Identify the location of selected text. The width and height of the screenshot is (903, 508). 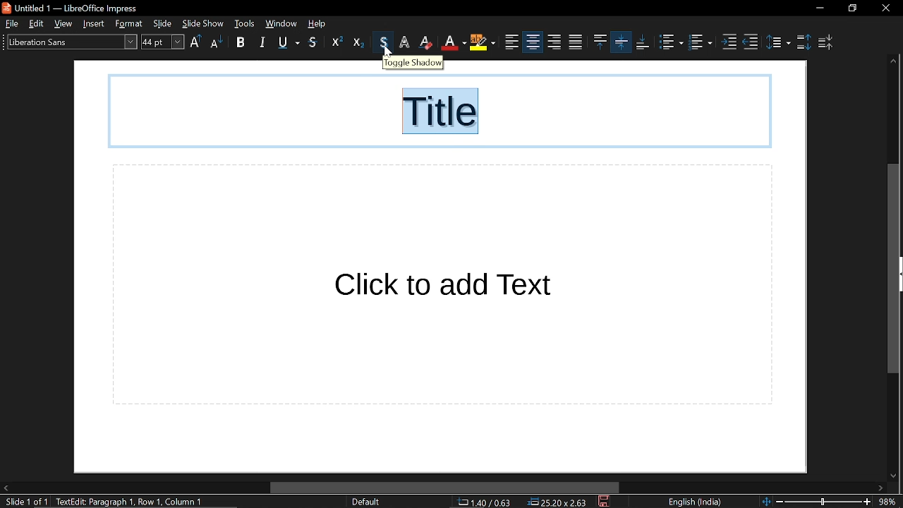
(442, 113).